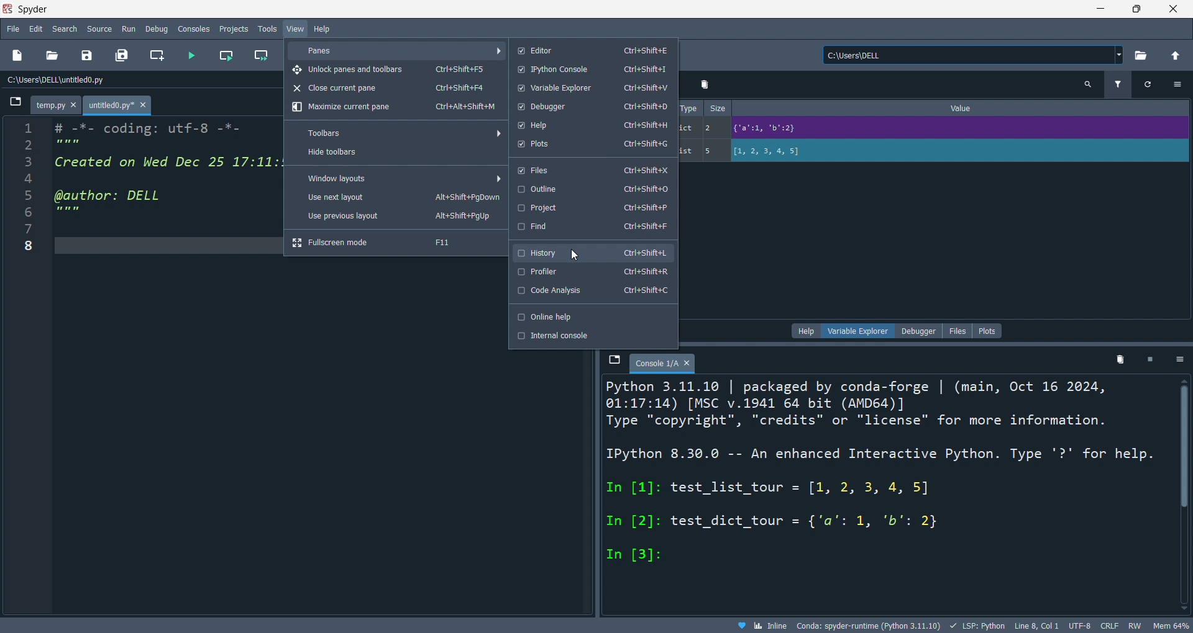  I want to click on inline, so click(761, 626).